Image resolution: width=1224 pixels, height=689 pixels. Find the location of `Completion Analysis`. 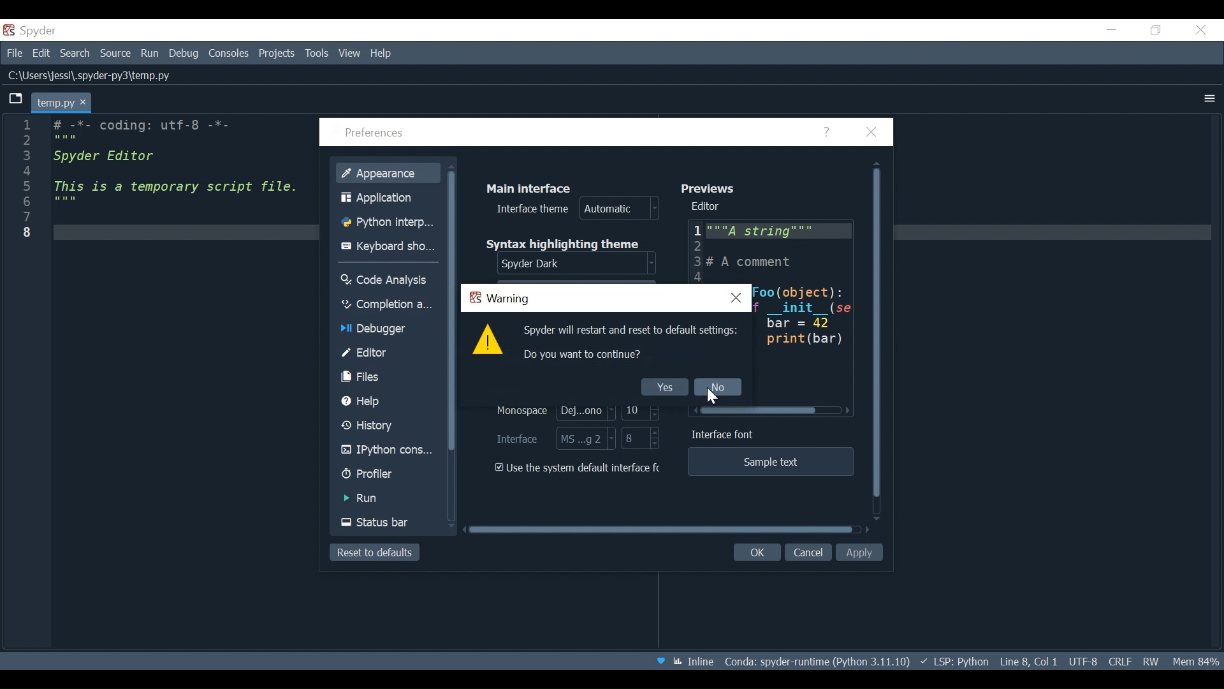

Completion Analysis is located at coordinates (387, 304).